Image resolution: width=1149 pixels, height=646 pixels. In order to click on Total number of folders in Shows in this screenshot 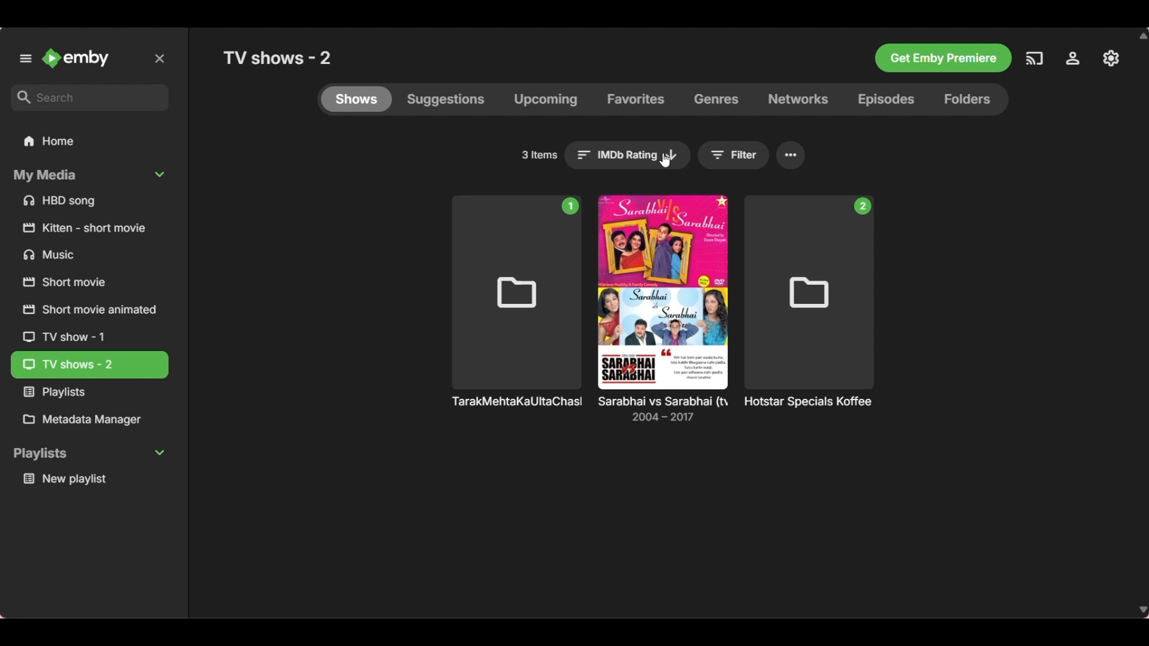, I will do `click(539, 155)`.